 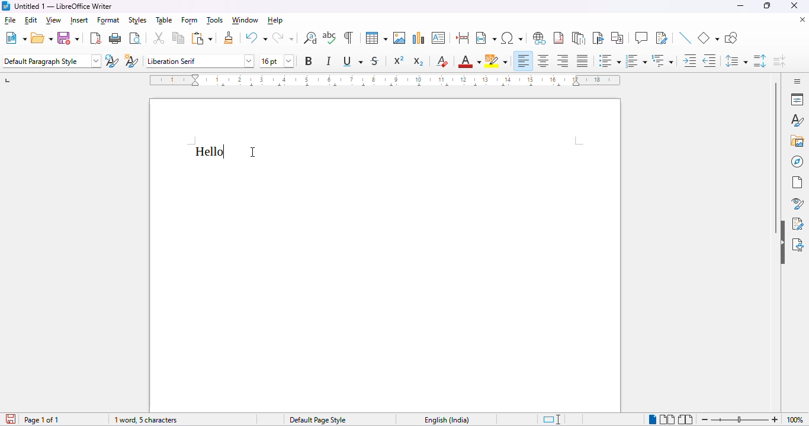 What do you see at coordinates (636, 60) in the screenshot?
I see `toggle ordered list` at bounding box center [636, 60].